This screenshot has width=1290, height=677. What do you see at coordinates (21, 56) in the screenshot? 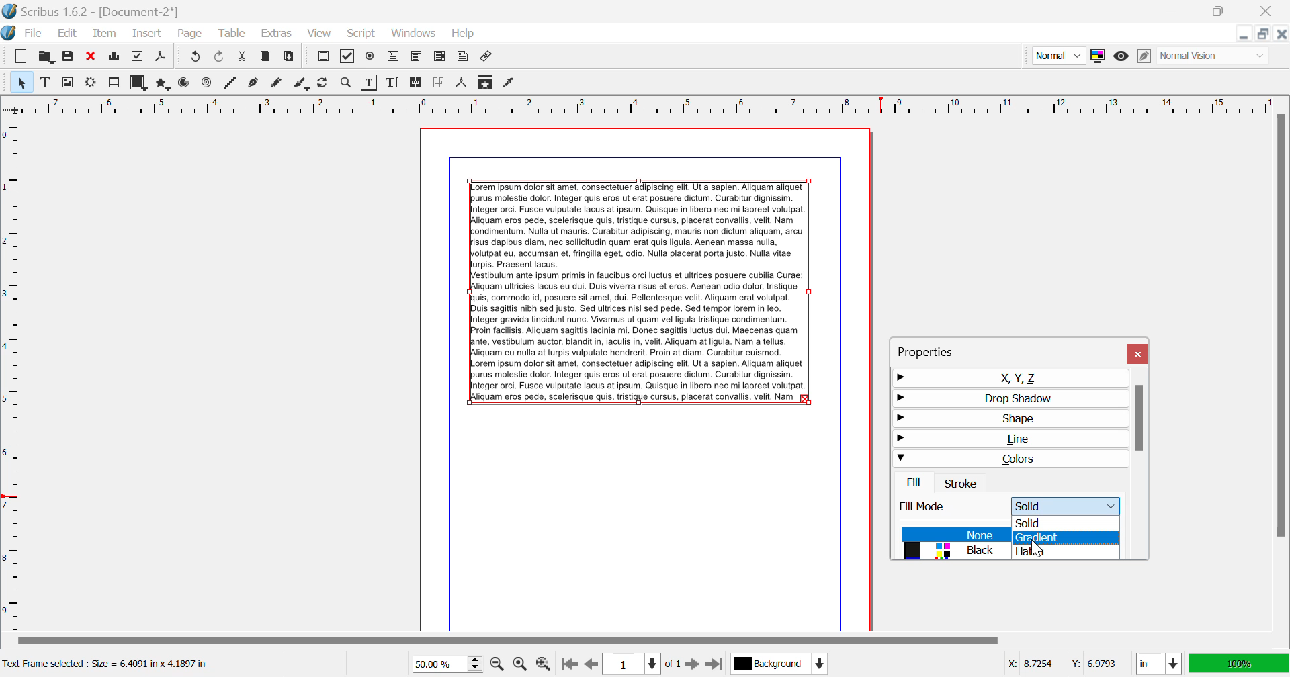
I see `New` at bounding box center [21, 56].